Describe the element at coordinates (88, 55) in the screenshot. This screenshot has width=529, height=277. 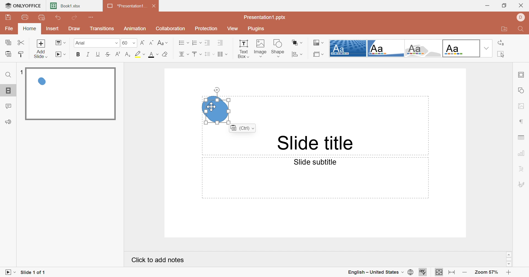
I see `Italic` at that location.